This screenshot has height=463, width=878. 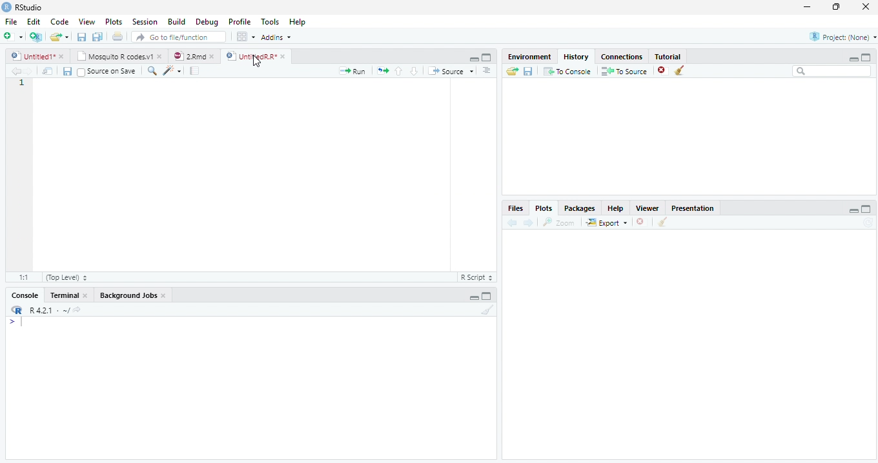 What do you see at coordinates (544, 208) in the screenshot?
I see `Plots` at bounding box center [544, 208].